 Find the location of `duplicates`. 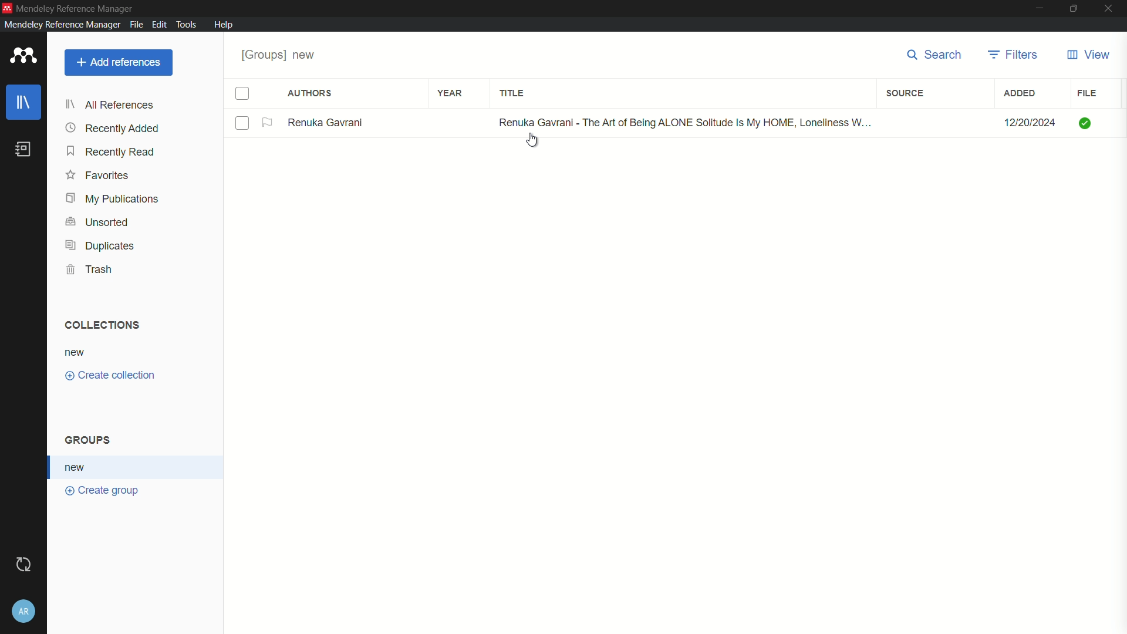

duplicates is located at coordinates (99, 247).